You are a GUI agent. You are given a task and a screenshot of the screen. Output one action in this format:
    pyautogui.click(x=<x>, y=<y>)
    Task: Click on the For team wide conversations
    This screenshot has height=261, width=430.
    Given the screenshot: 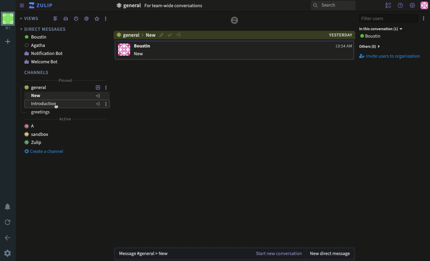 What is the action you would take?
    pyautogui.click(x=174, y=6)
    